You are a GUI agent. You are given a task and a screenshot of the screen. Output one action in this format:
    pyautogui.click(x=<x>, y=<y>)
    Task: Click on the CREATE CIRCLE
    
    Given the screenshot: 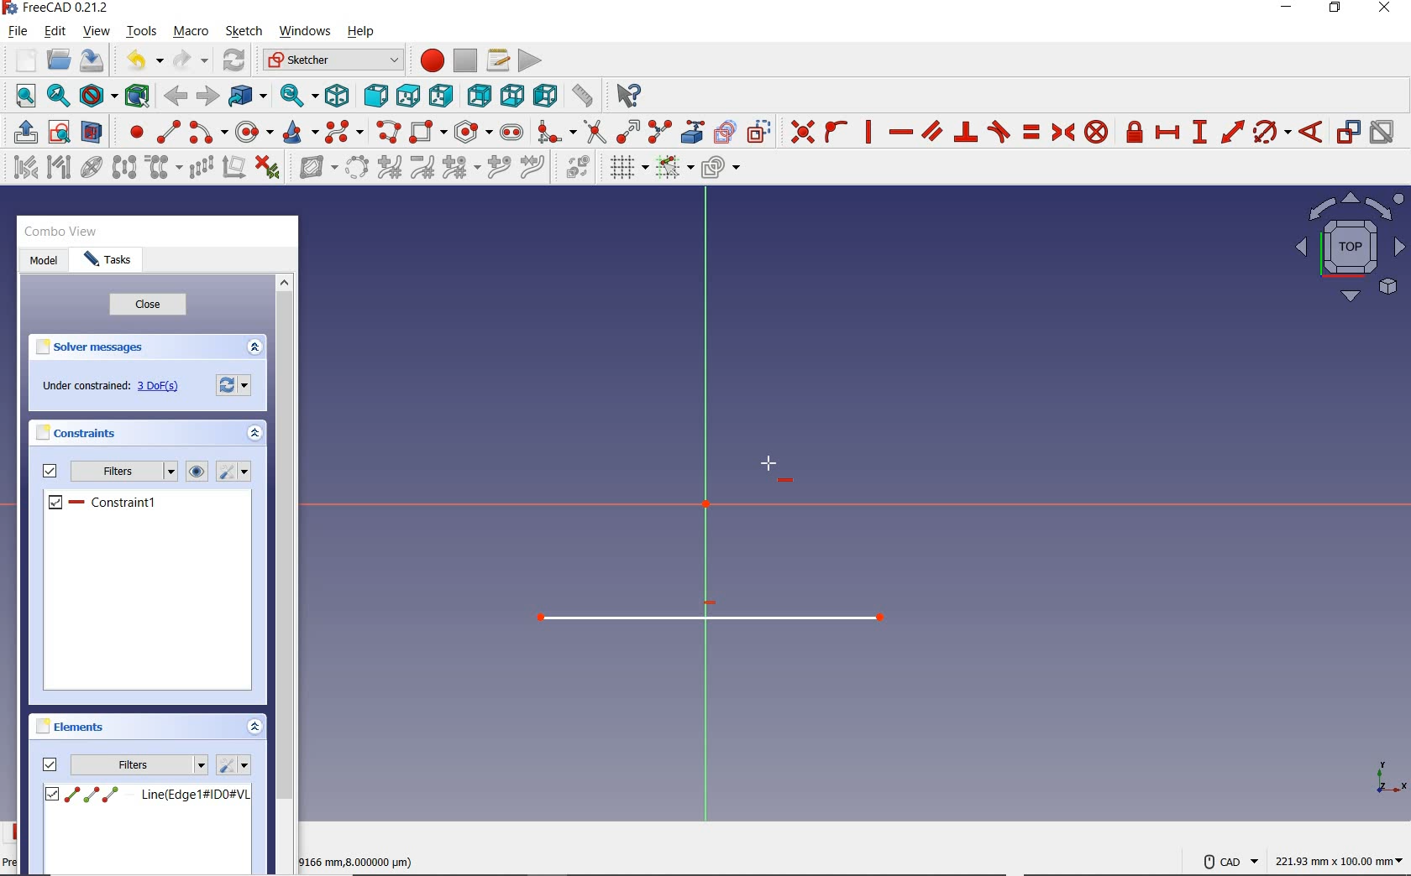 What is the action you would take?
    pyautogui.click(x=254, y=132)
    